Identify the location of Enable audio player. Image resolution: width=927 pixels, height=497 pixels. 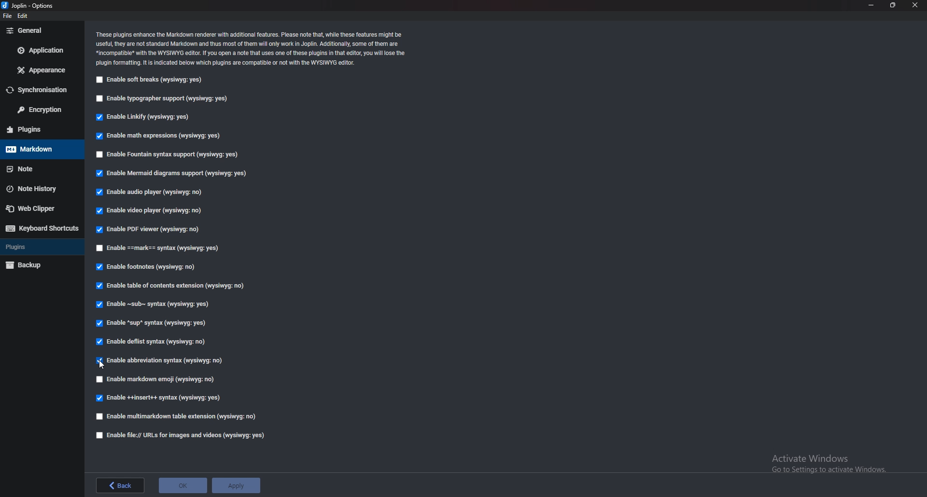
(149, 193).